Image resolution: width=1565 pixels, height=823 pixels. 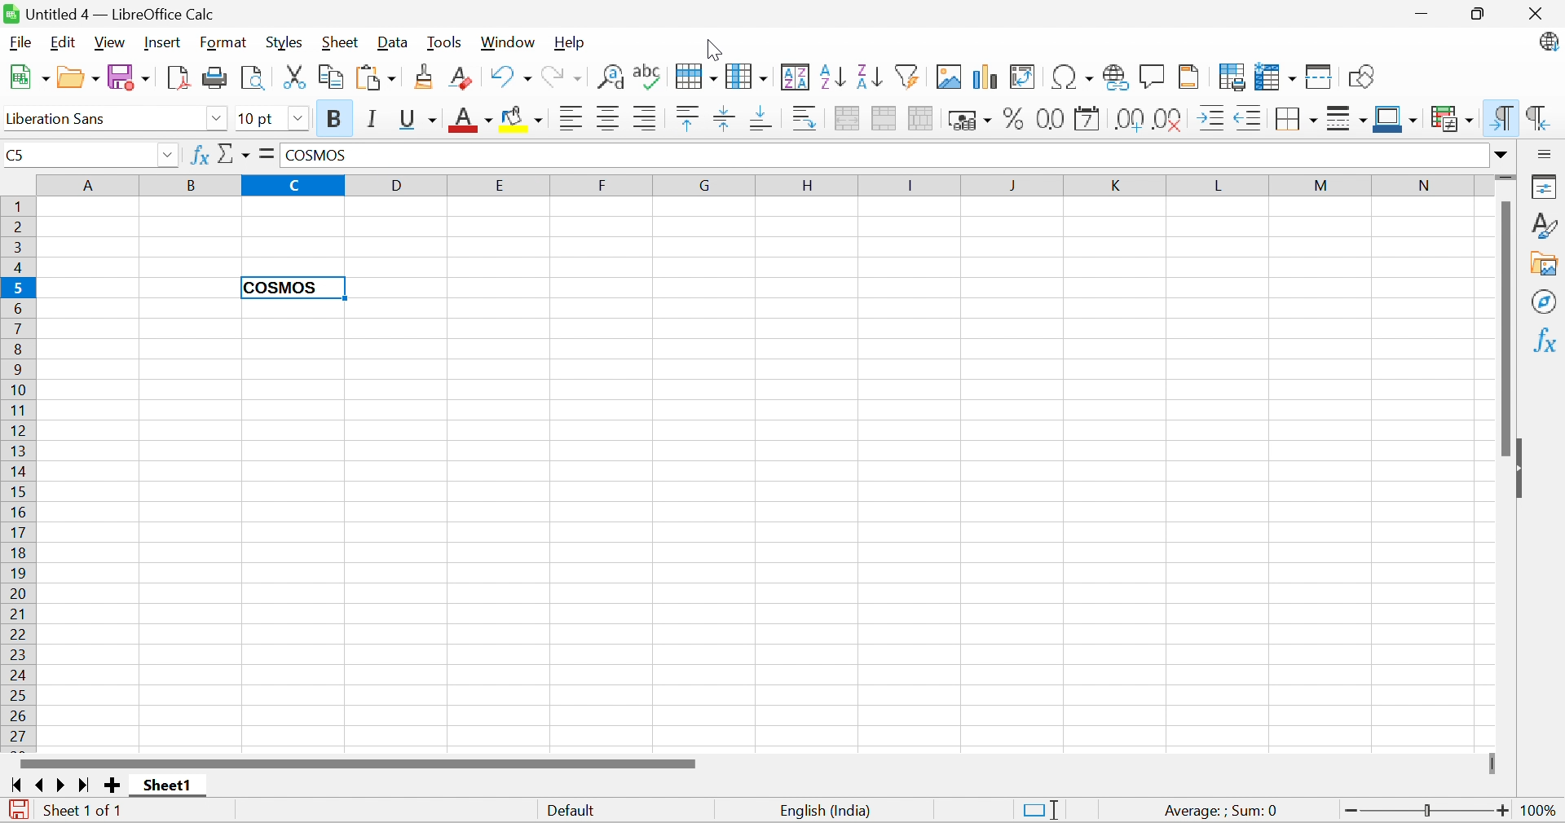 I want to click on Formula, so click(x=270, y=154).